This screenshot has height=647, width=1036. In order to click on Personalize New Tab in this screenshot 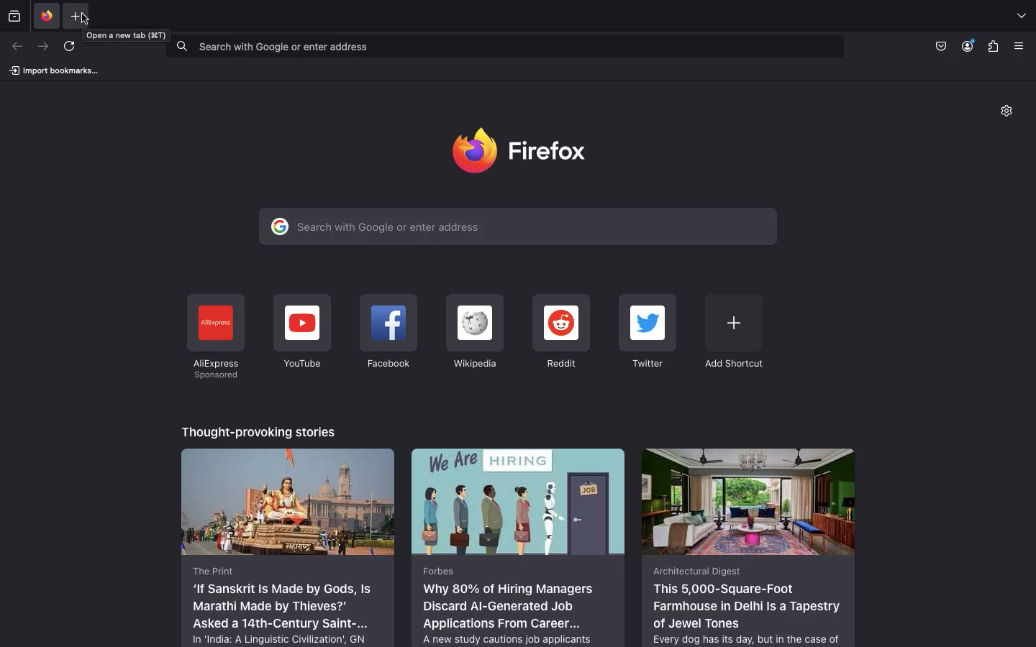, I will do `click(1012, 114)`.